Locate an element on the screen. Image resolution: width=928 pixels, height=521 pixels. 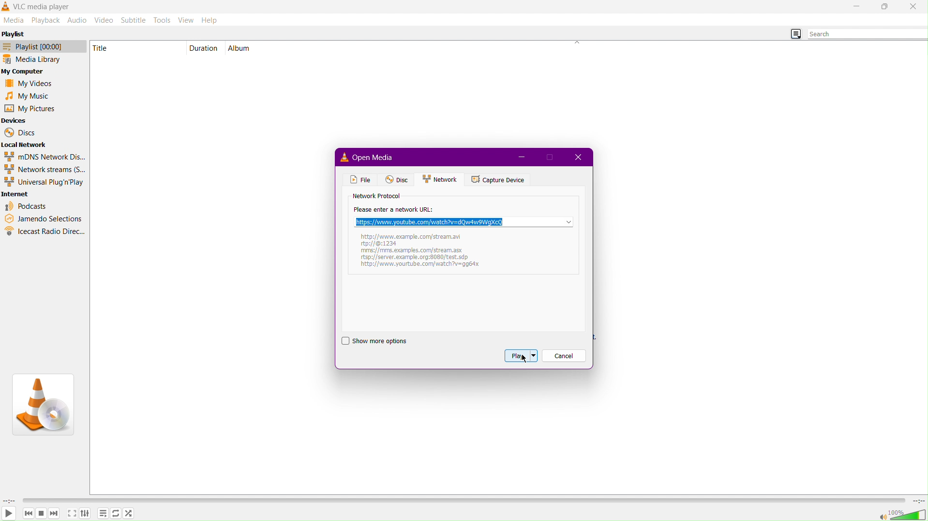
Duration is located at coordinates (205, 47).